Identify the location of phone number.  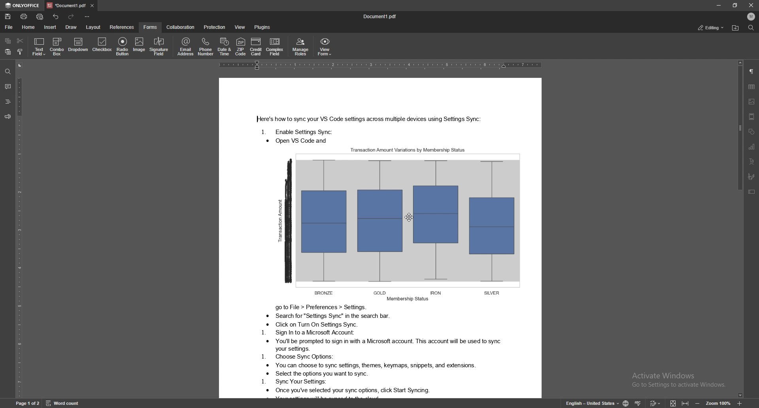
(206, 46).